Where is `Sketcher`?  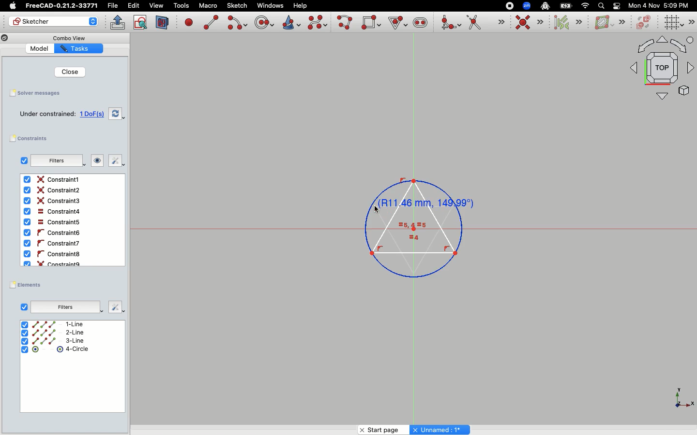
Sketcher is located at coordinates (54, 22).